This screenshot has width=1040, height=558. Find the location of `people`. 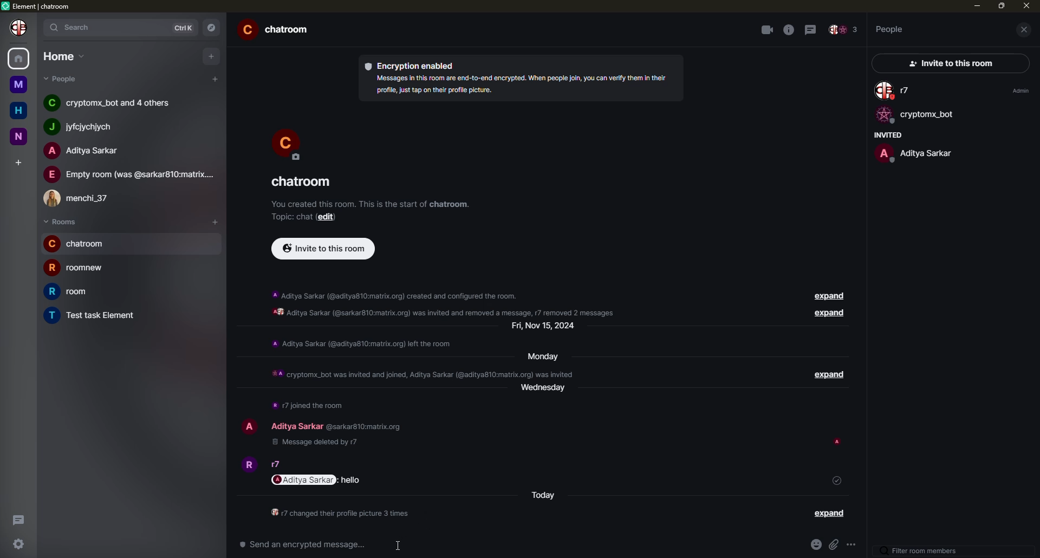

people is located at coordinates (82, 151).